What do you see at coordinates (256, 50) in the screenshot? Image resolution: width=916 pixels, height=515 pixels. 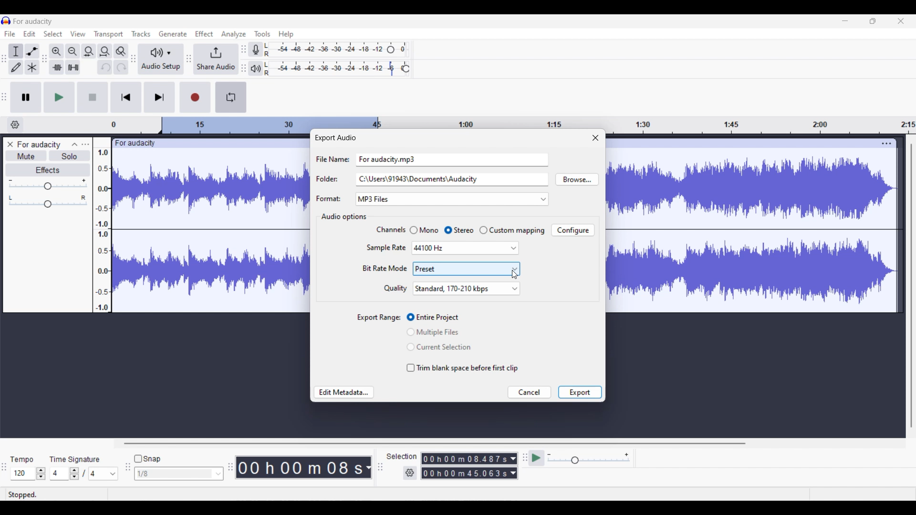 I see `Record meter` at bounding box center [256, 50].